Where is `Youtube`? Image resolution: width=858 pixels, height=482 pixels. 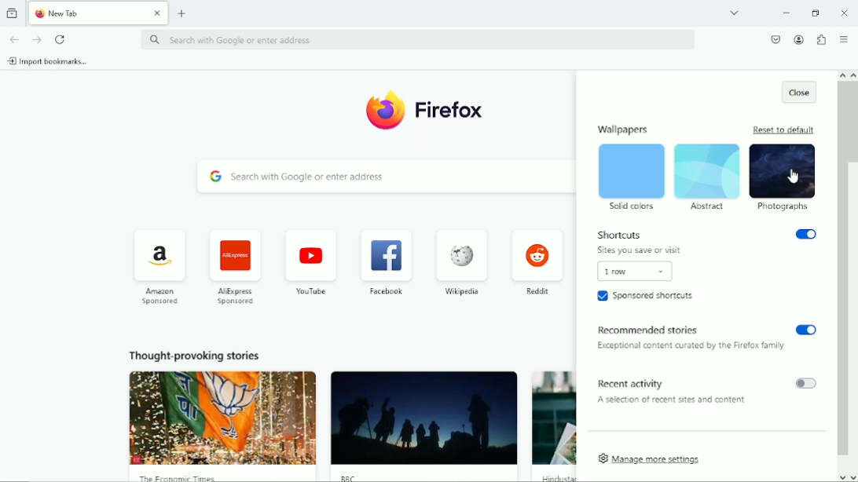 Youtube is located at coordinates (309, 261).